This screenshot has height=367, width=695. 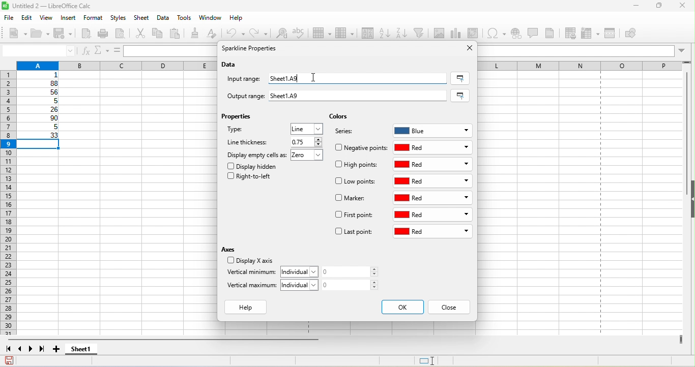 What do you see at coordinates (683, 7) in the screenshot?
I see `close` at bounding box center [683, 7].